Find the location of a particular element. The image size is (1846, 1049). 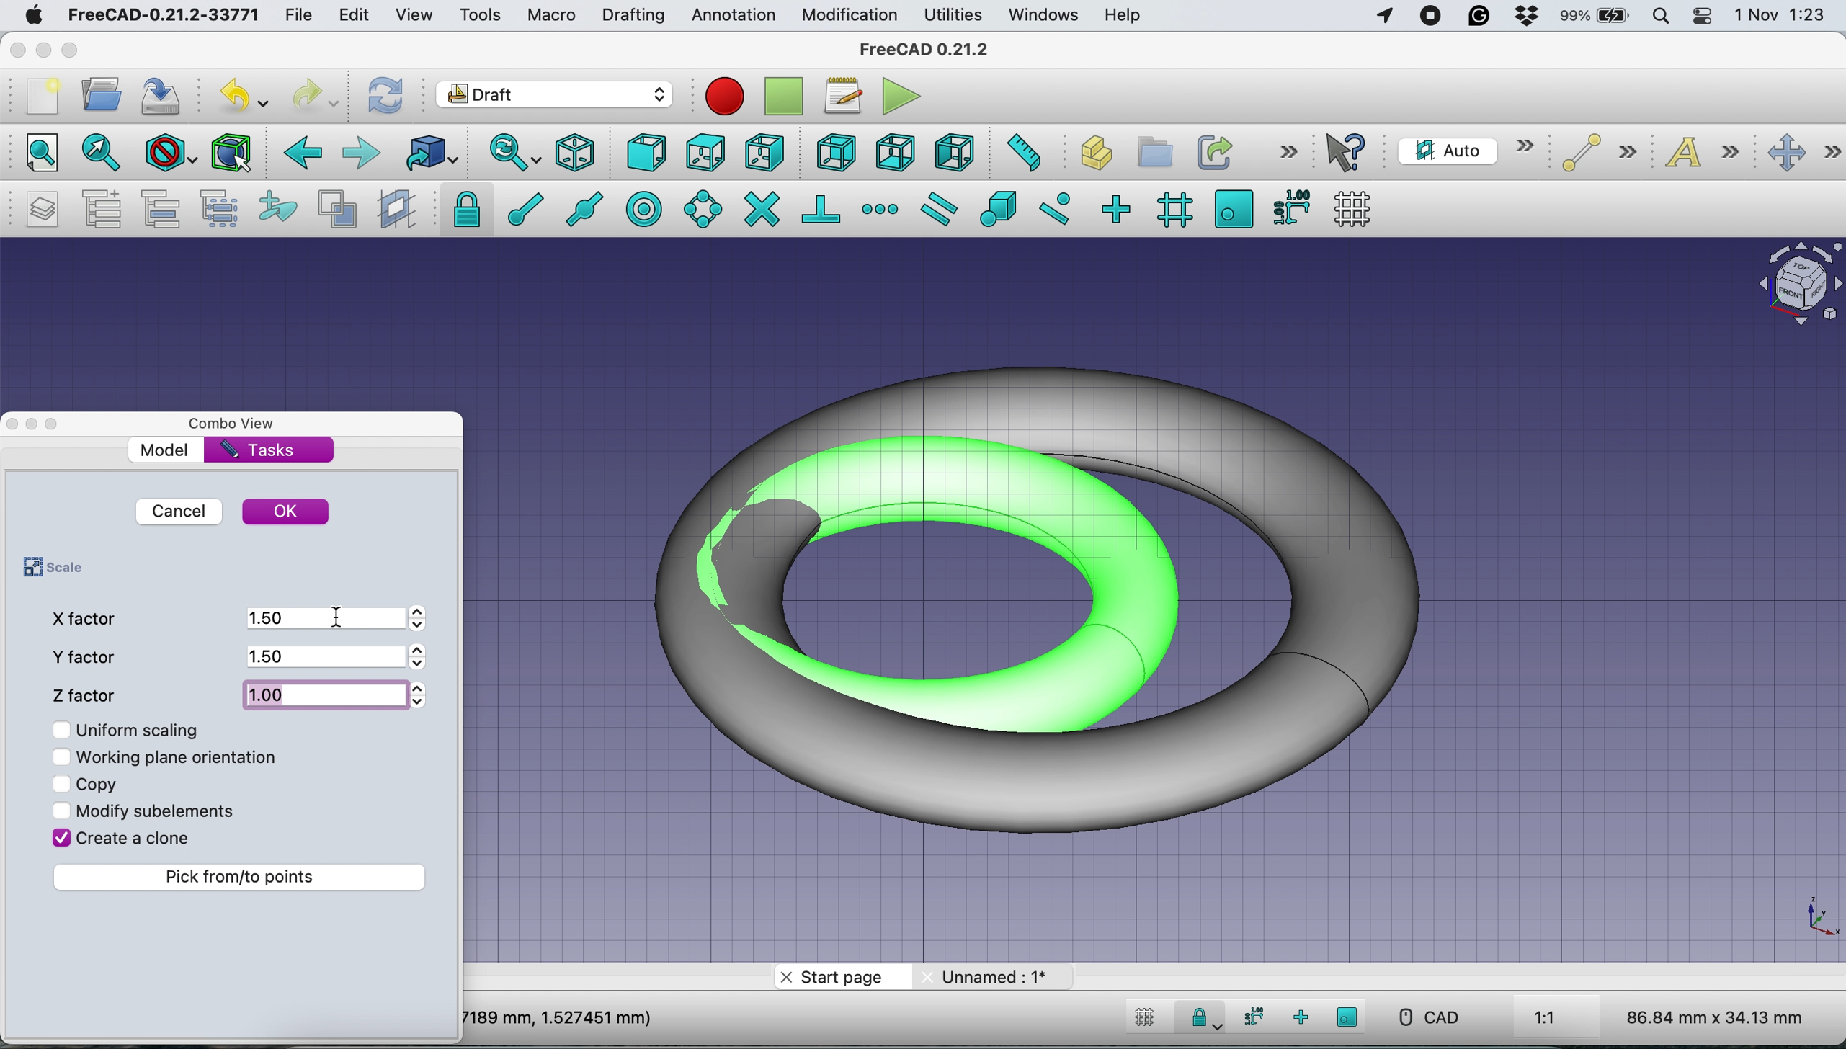

z factor is located at coordinates (89, 692).